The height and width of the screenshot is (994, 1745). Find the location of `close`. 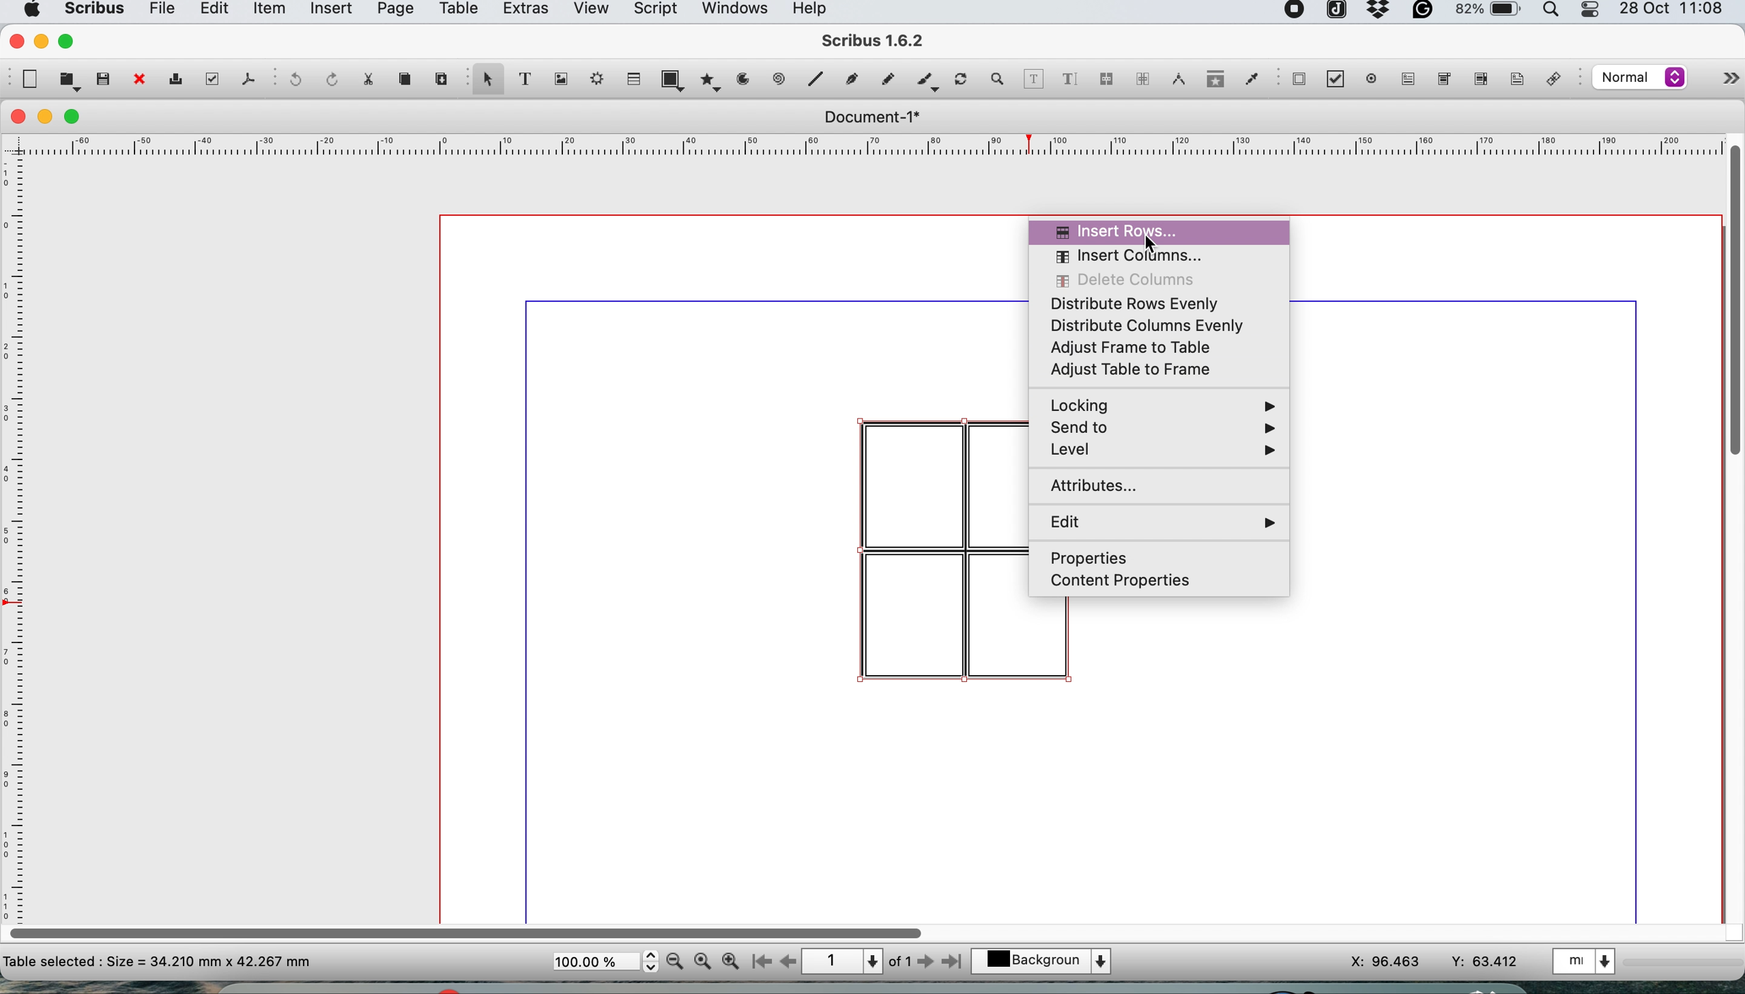

close is located at coordinates (14, 40).